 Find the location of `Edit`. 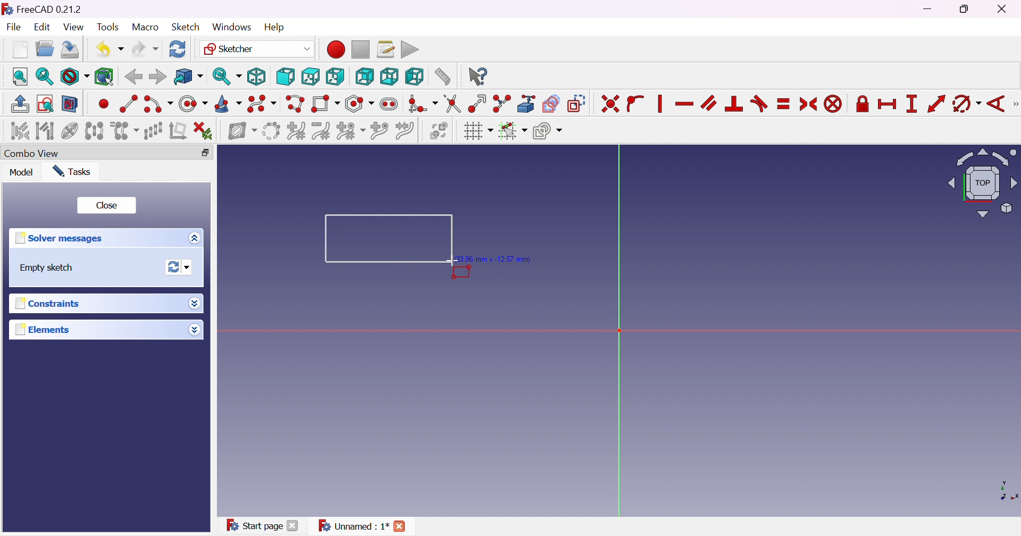

Edit is located at coordinates (43, 28).